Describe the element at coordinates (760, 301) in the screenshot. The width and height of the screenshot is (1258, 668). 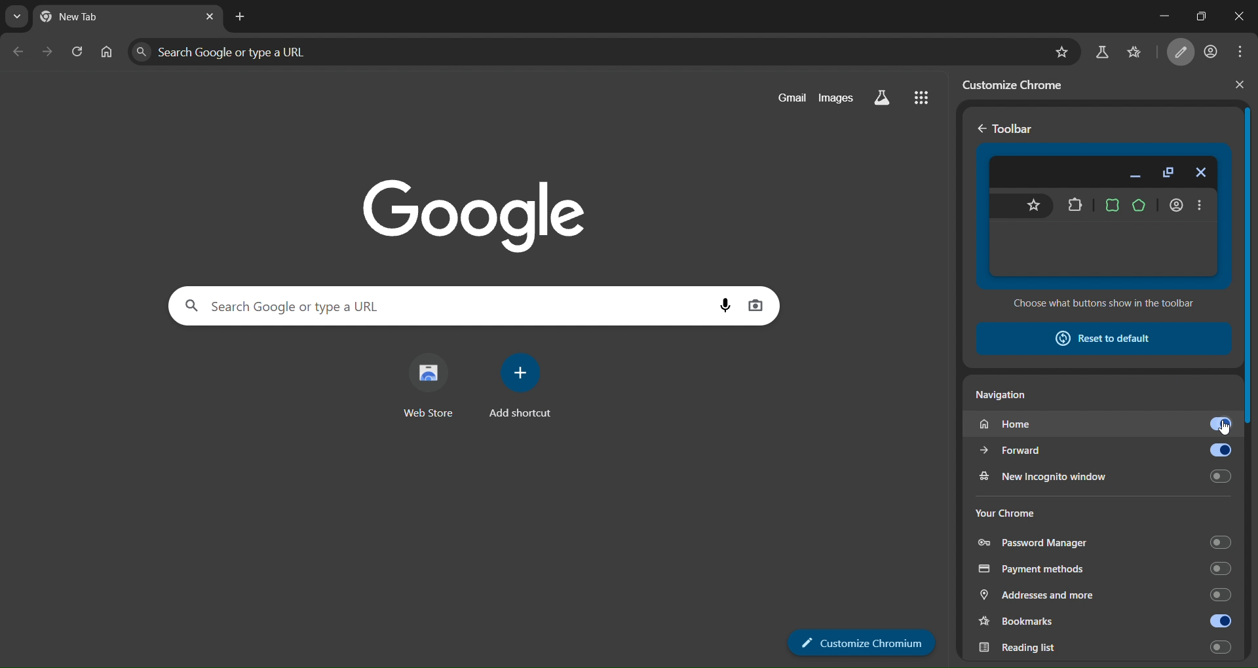
I see `image search` at that location.